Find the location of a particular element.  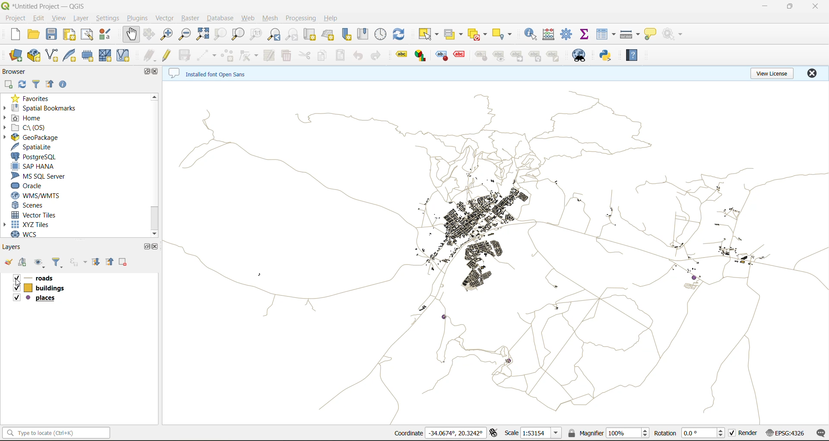

undo is located at coordinates (359, 58).